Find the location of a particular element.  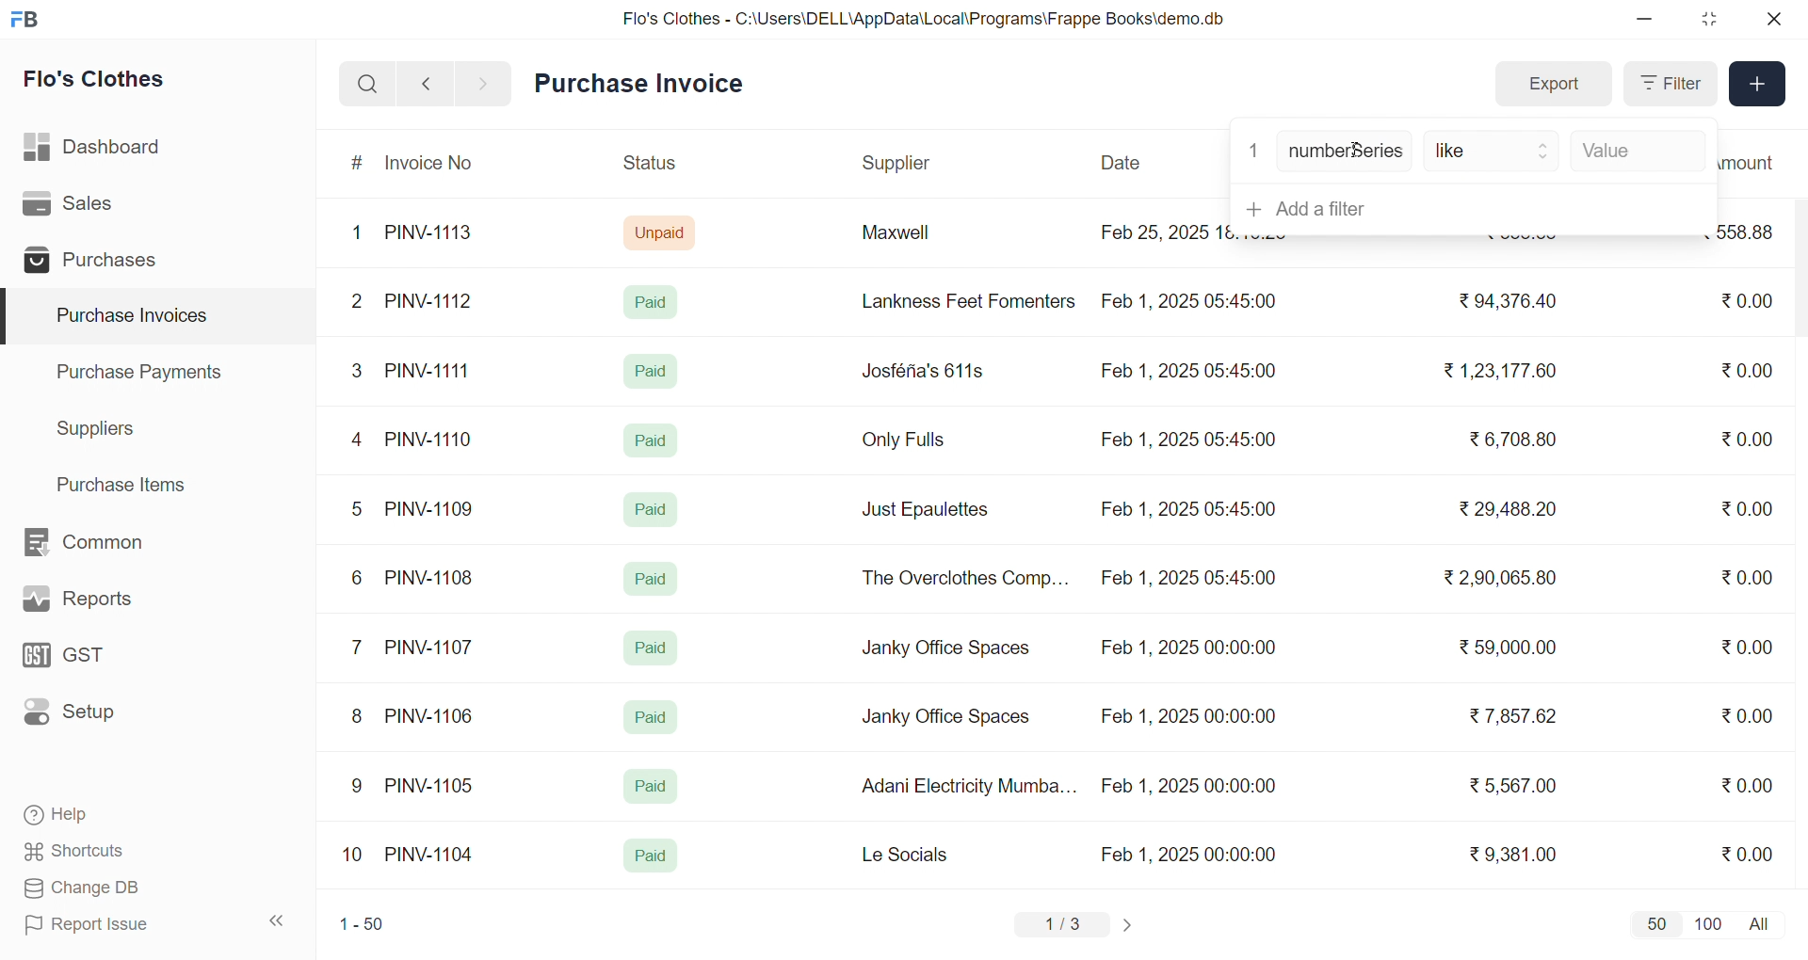

Suppliers is located at coordinates (100, 428).